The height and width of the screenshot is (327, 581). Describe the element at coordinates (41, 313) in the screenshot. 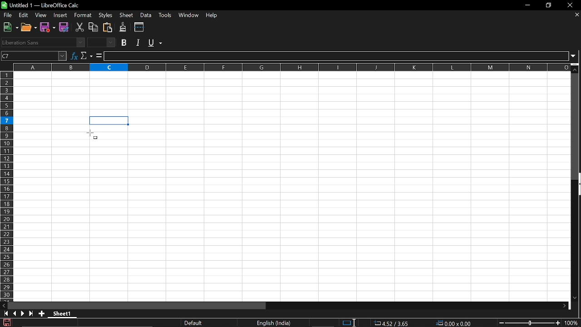

I see `Add sheet` at that location.